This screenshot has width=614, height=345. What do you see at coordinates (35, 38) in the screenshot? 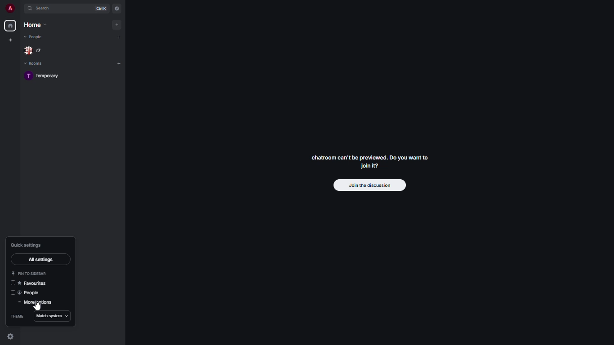
I see `people` at bounding box center [35, 38].